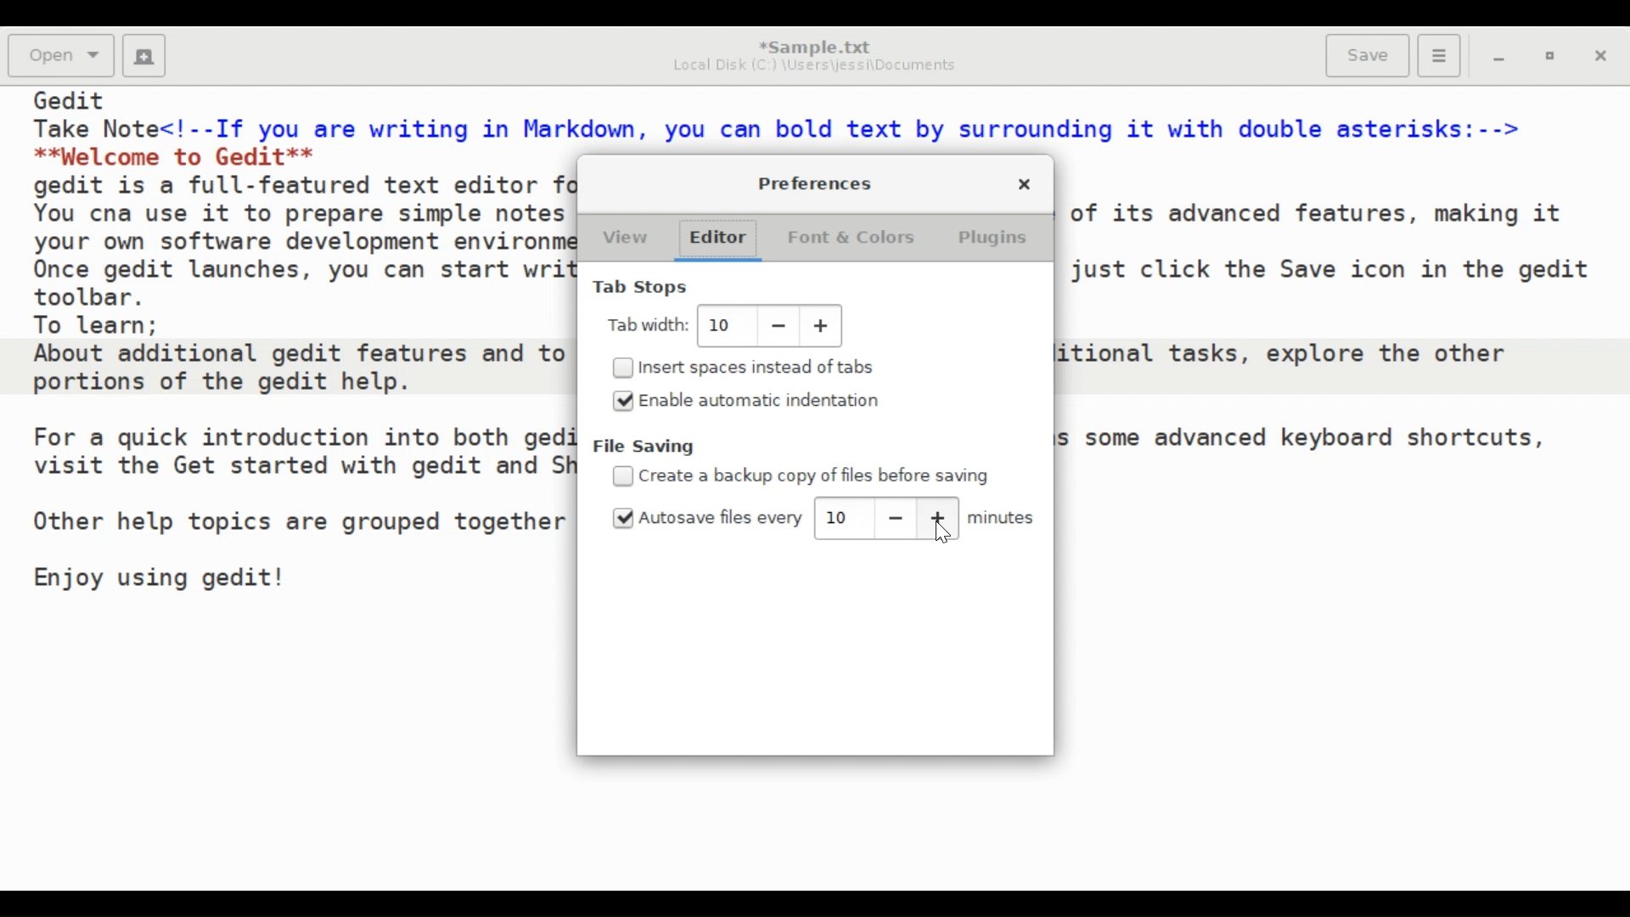 The image size is (1630, 917). Describe the element at coordinates (941, 535) in the screenshot. I see `cursor` at that location.